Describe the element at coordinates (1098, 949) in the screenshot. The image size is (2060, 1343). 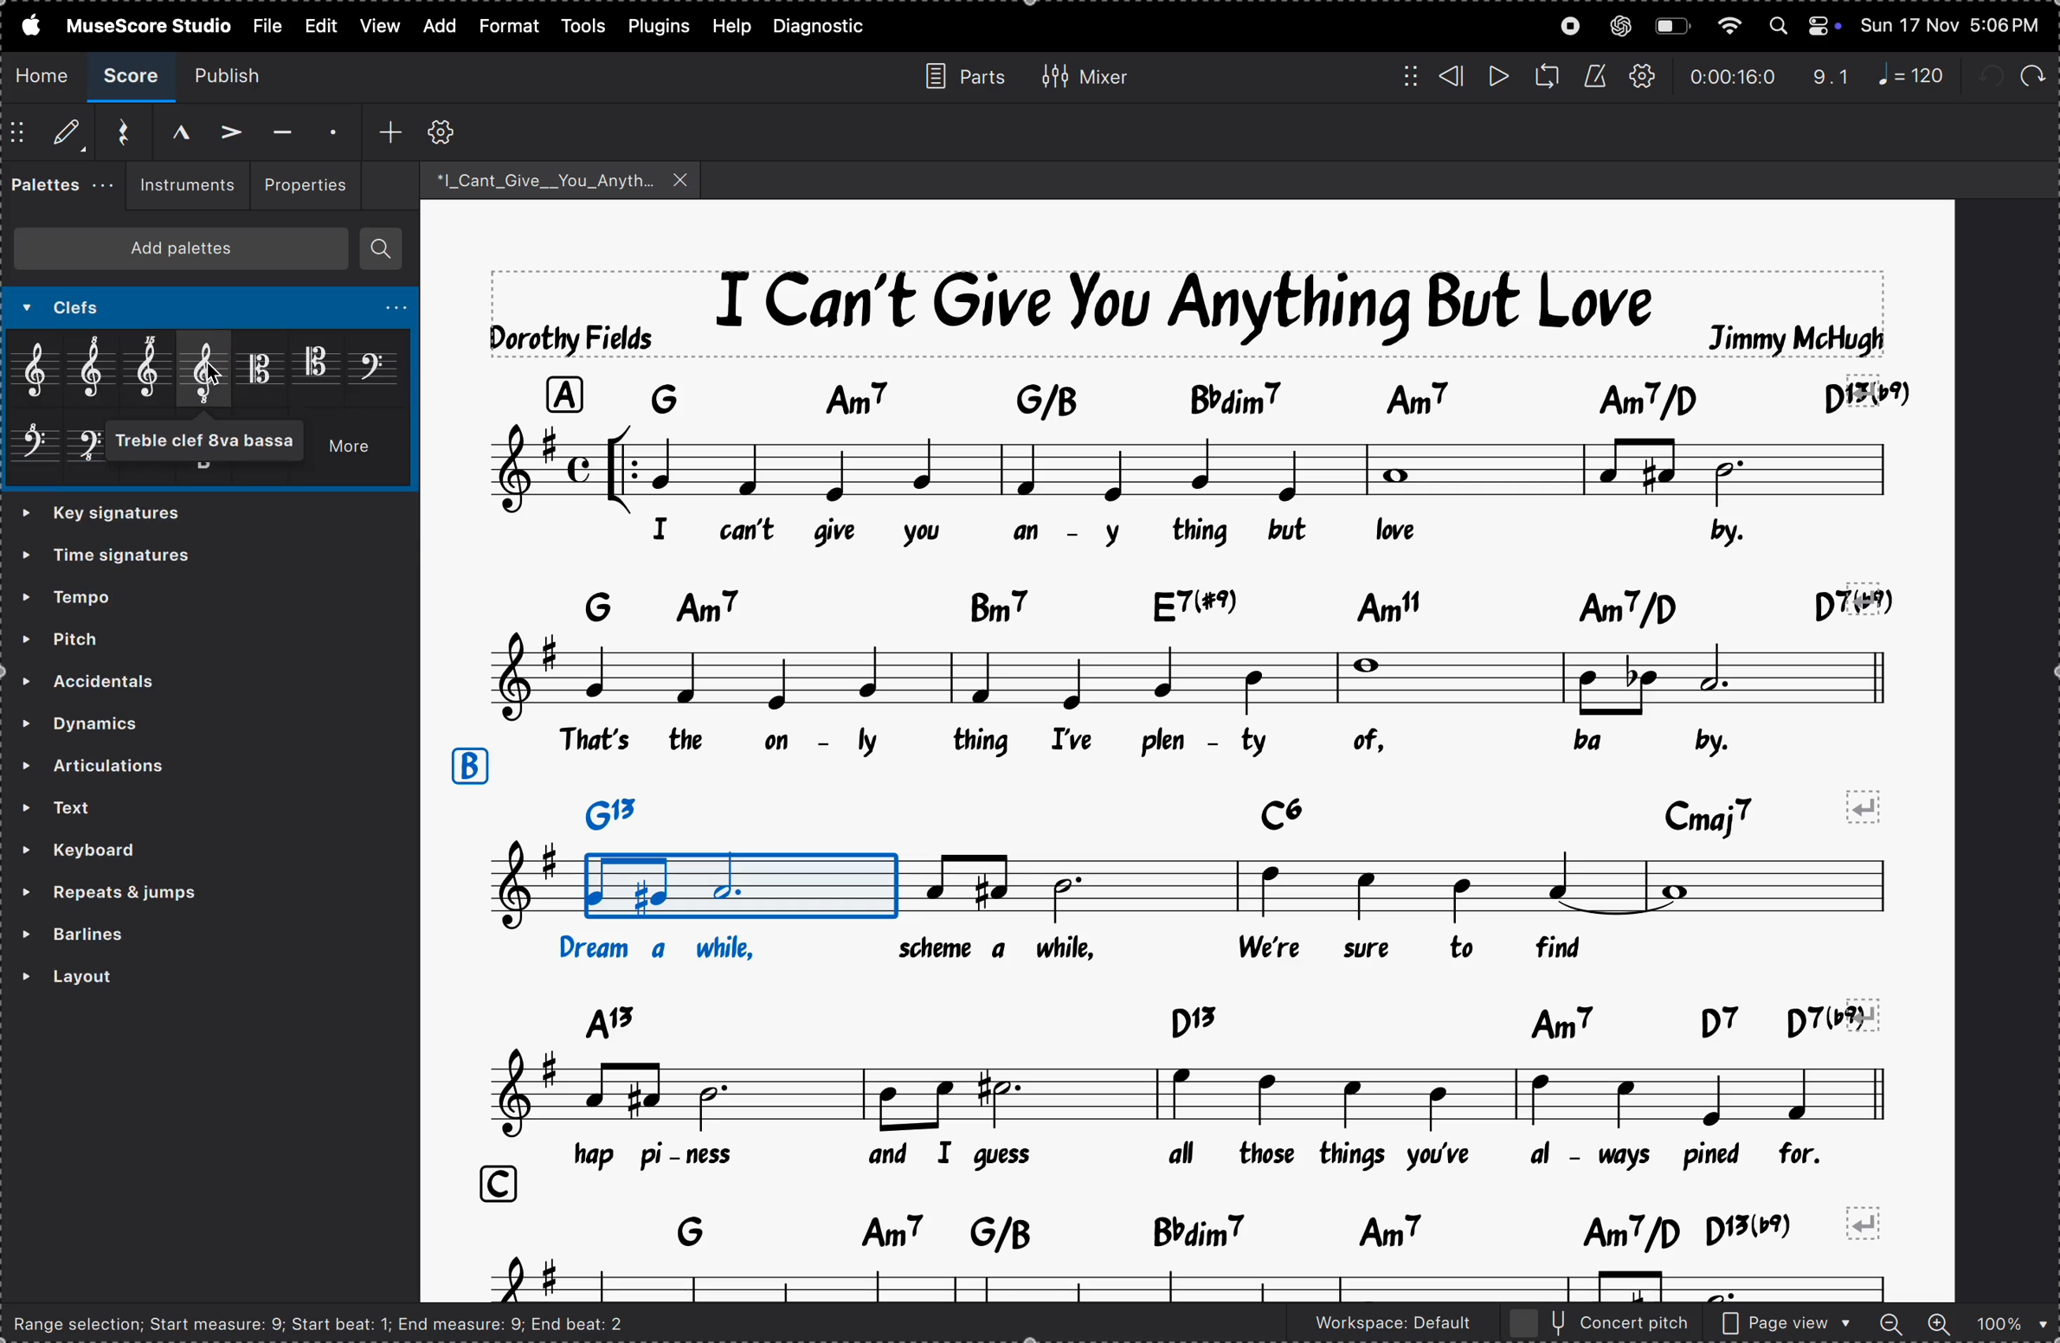
I see `lyrics` at that location.